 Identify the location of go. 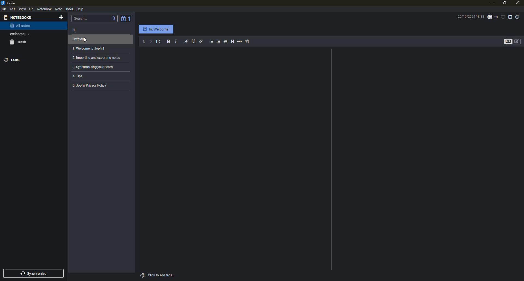
(31, 9).